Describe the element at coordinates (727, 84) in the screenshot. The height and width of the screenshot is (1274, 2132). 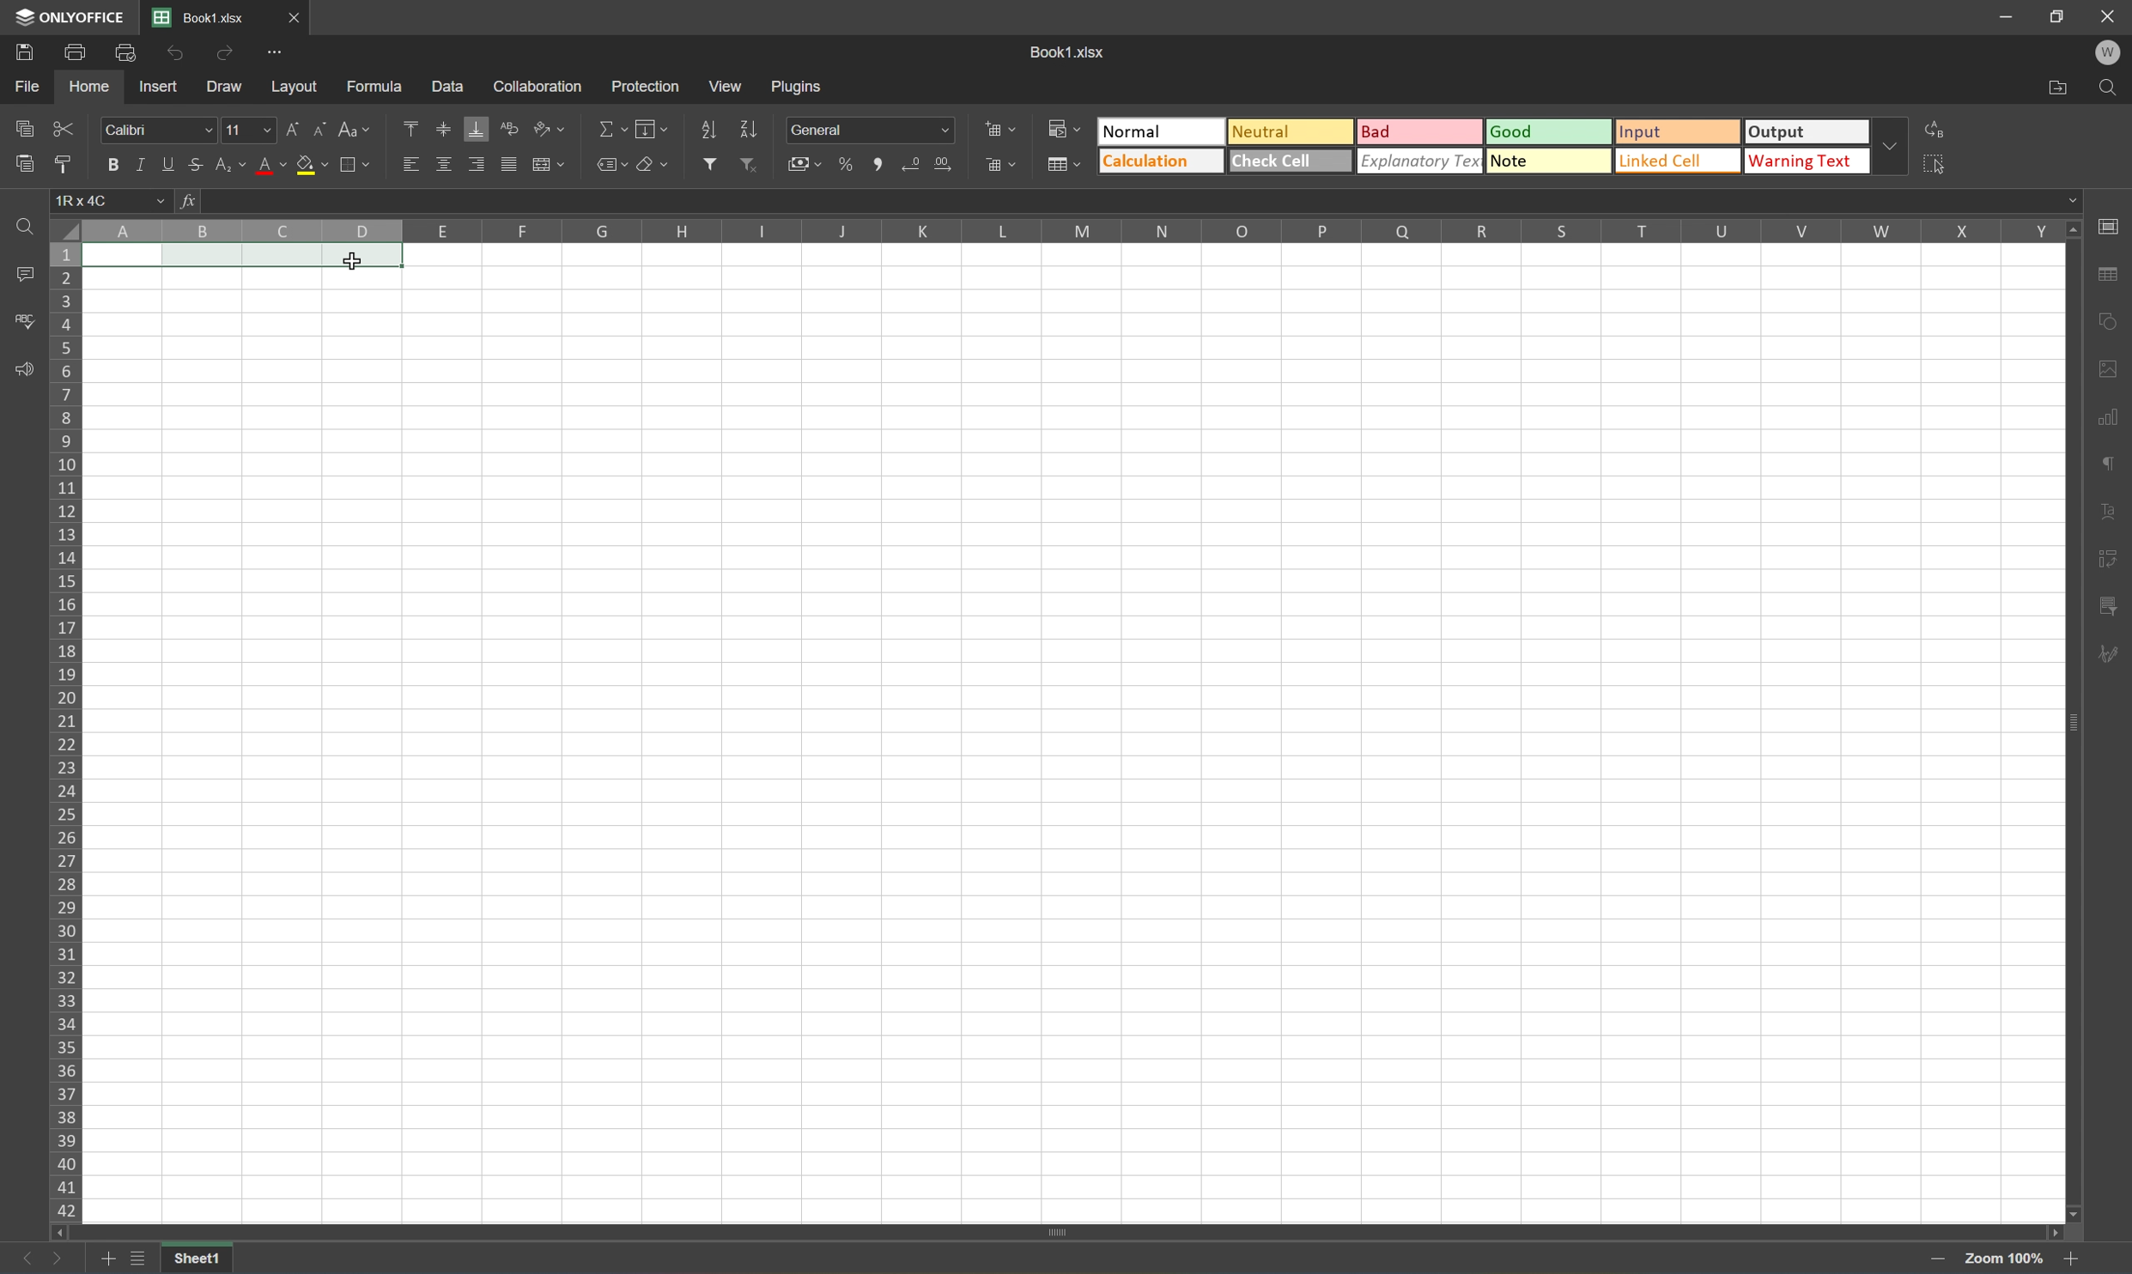
I see `View` at that location.